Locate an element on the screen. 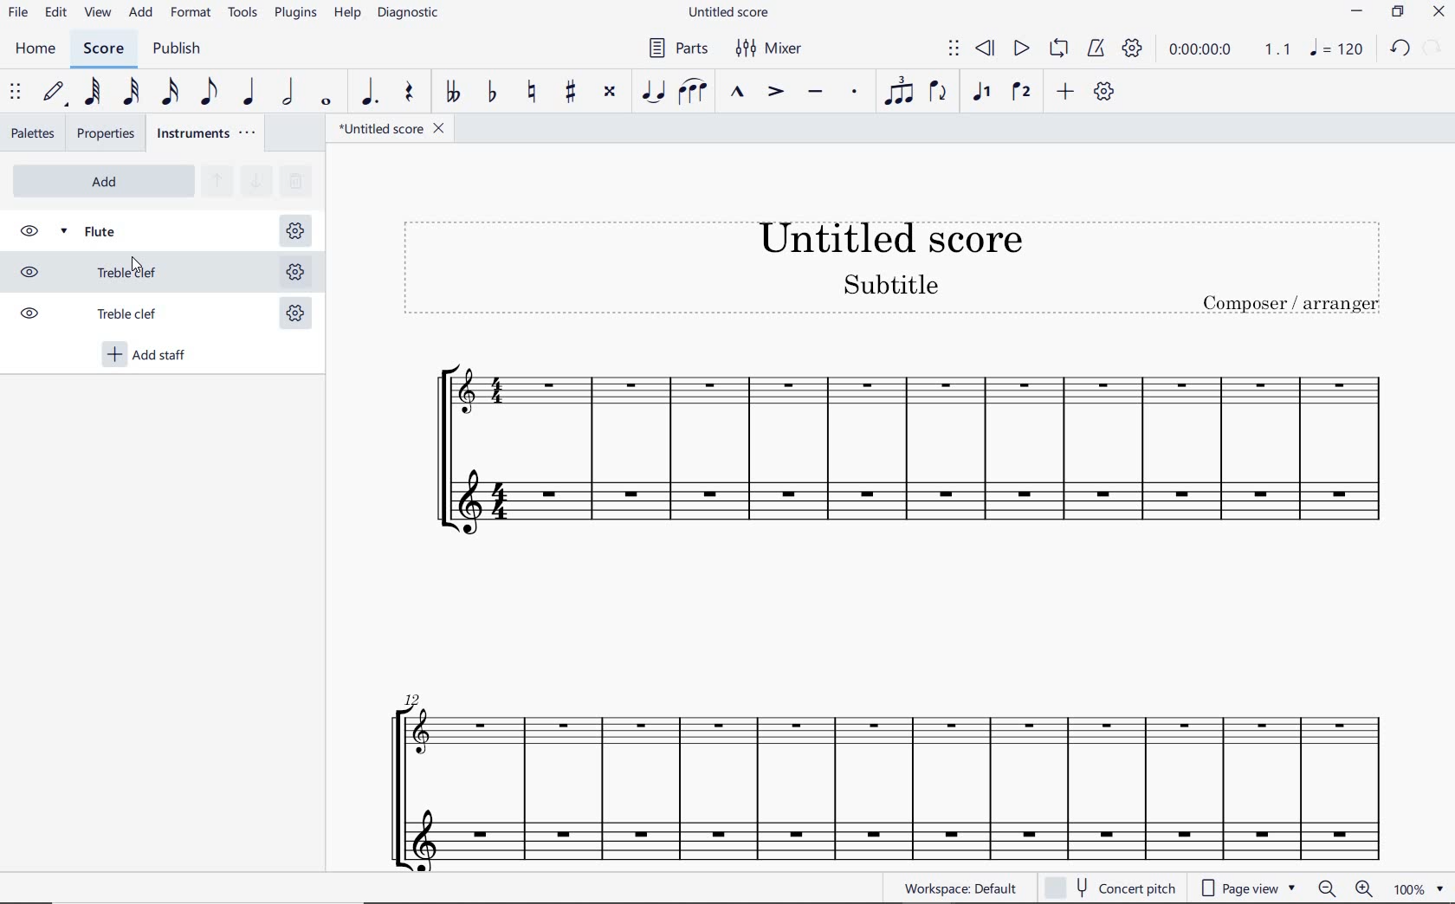 This screenshot has height=904, width=1455. EIGHTH NOTE is located at coordinates (210, 93).